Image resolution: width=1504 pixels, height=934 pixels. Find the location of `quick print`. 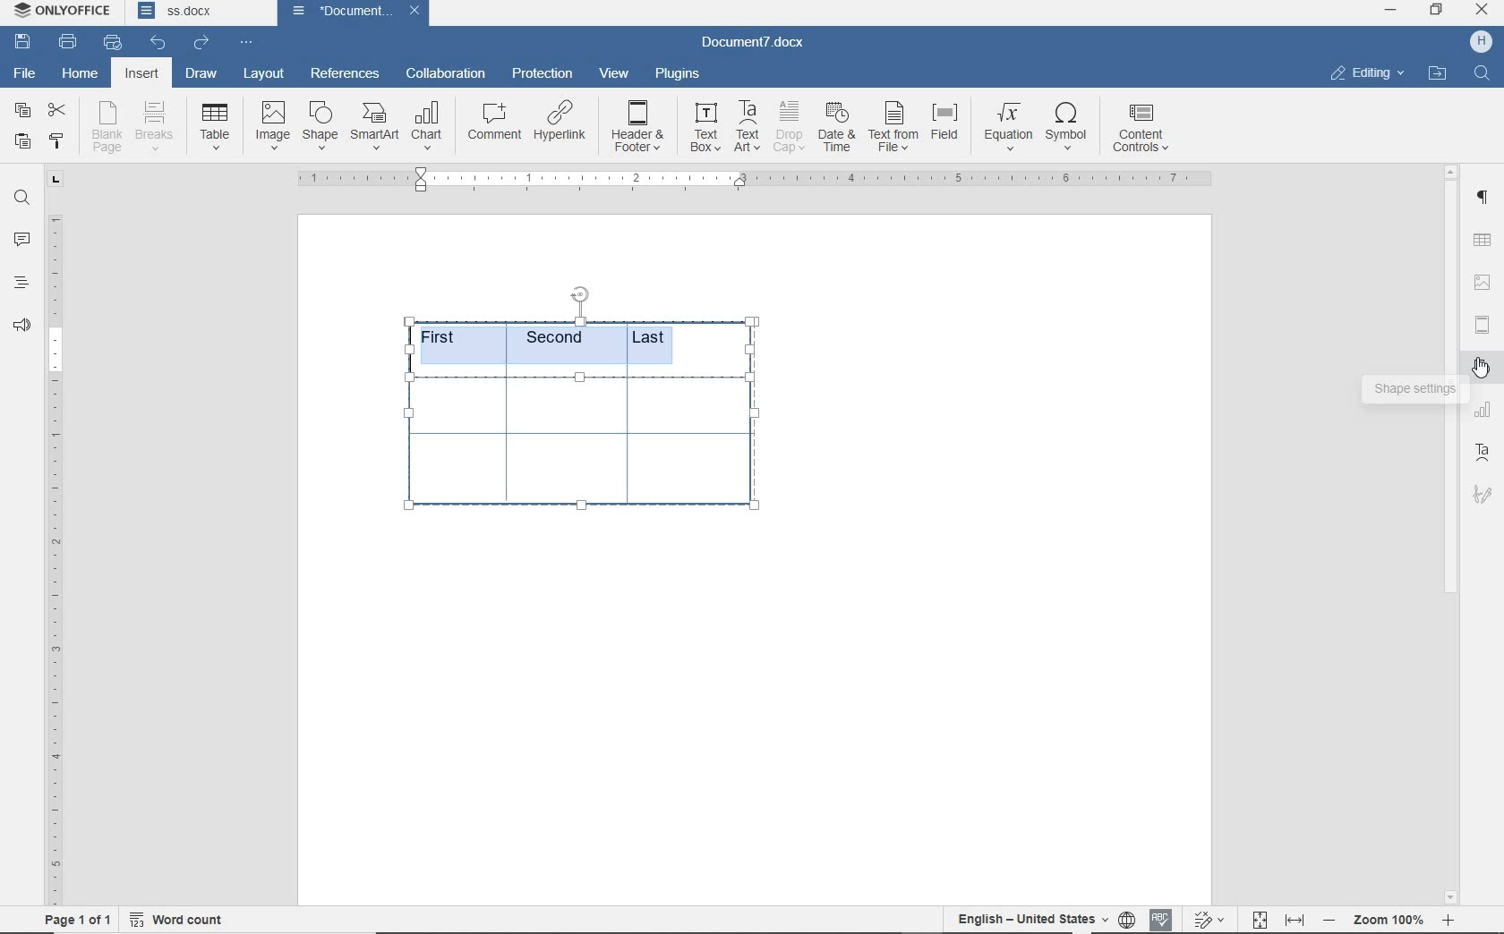

quick print is located at coordinates (112, 43).